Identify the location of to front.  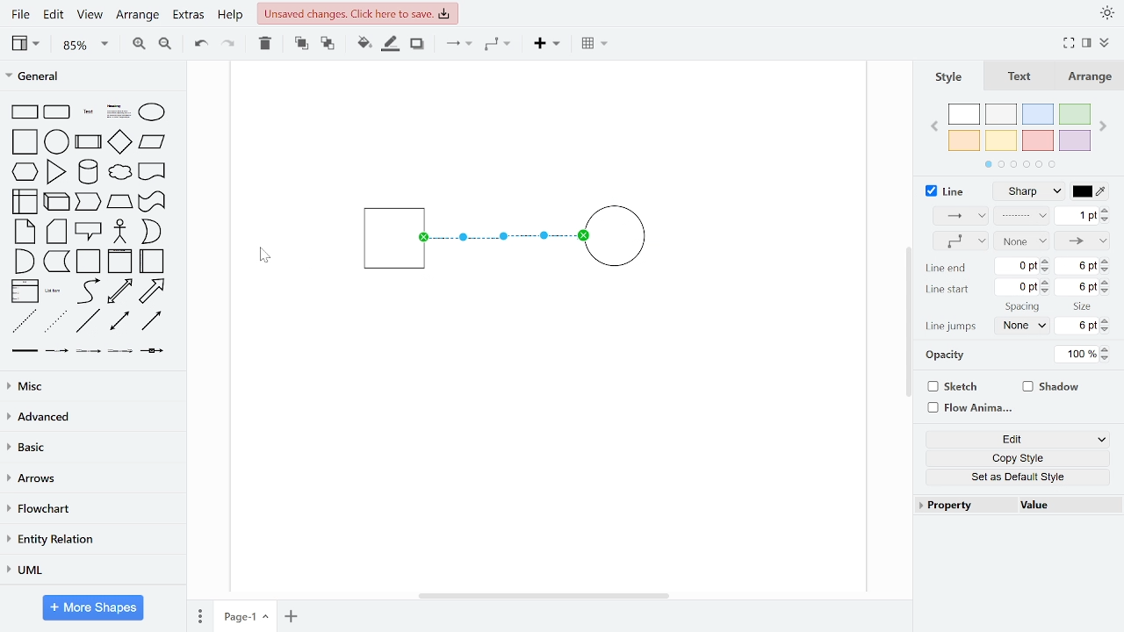
(301, 44).